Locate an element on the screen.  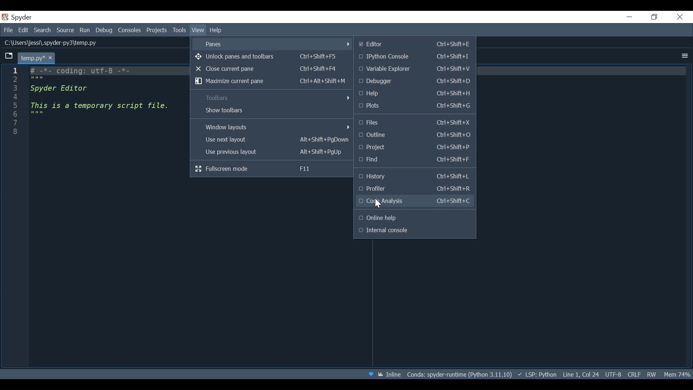
Run is located at coordinates (86, 30).